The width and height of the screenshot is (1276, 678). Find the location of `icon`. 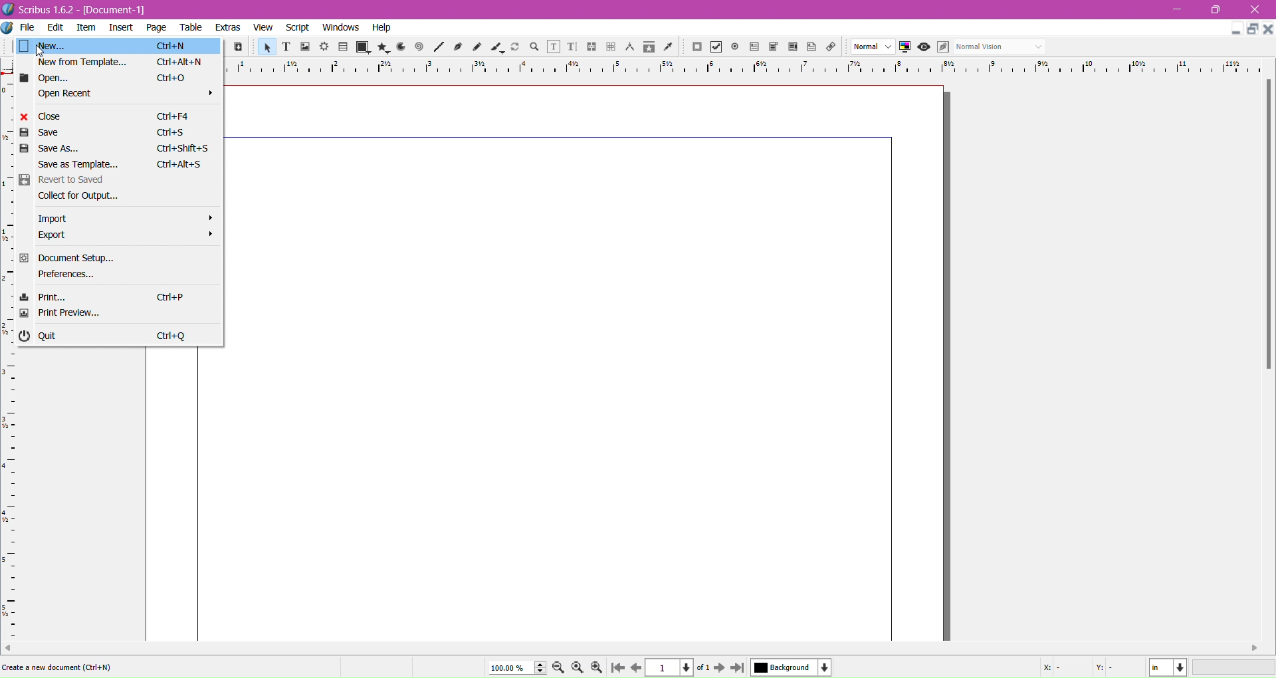

icon is located at coordinates (772, 47).